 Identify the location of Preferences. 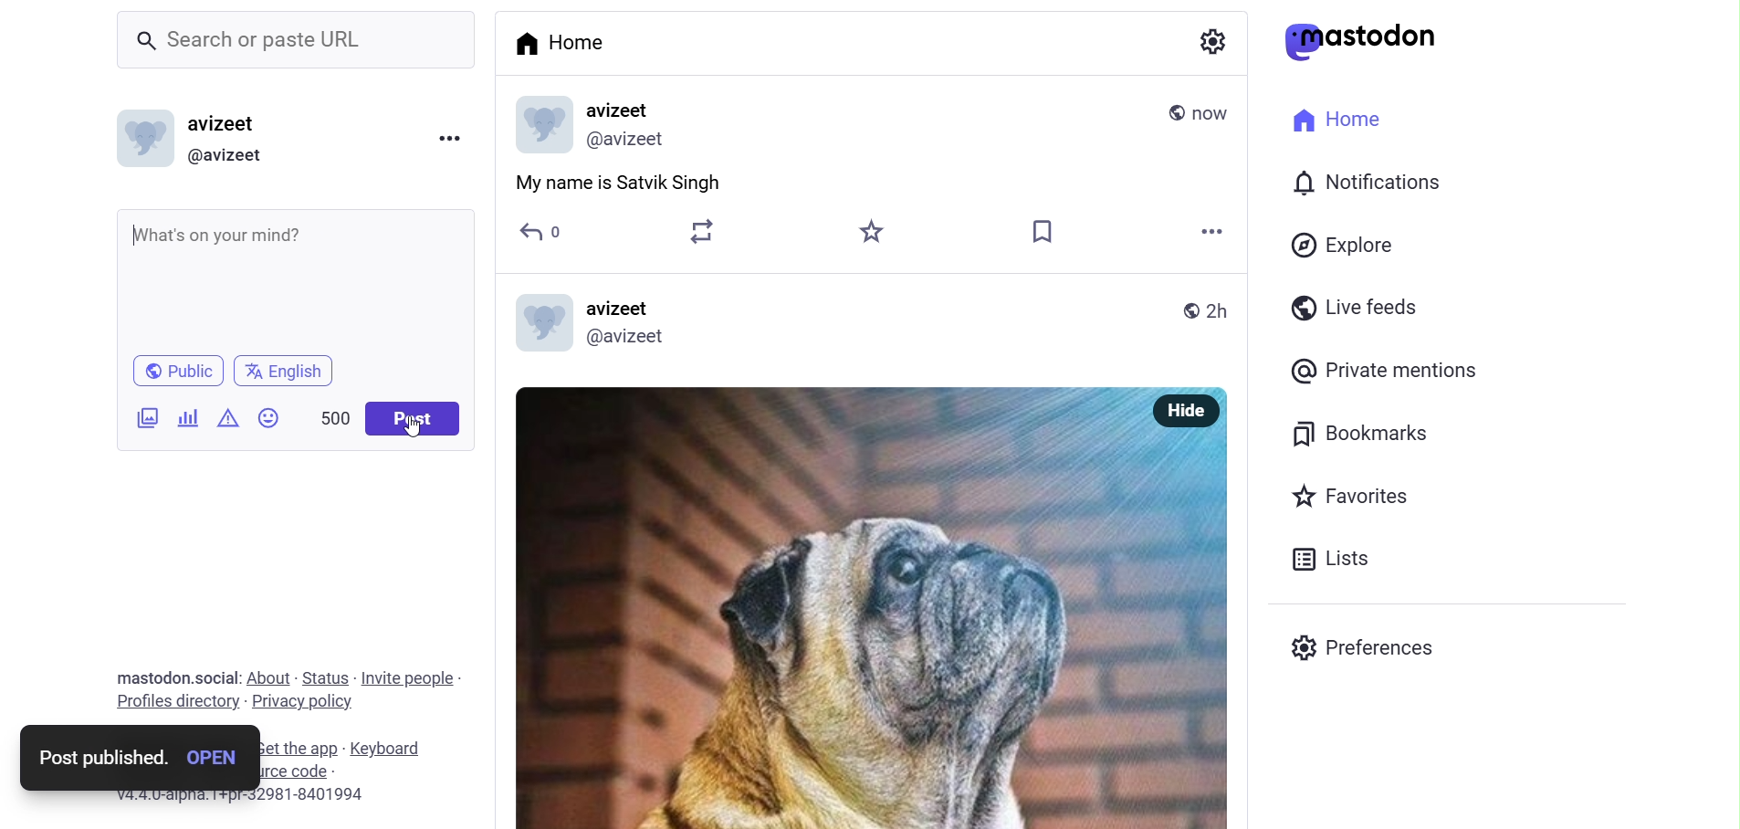
(1373, 647).